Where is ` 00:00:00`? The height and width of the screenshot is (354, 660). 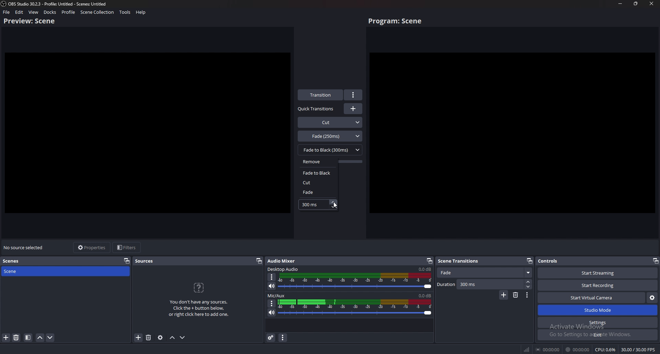
 00:00:00 is located at coordinates (578, 350).